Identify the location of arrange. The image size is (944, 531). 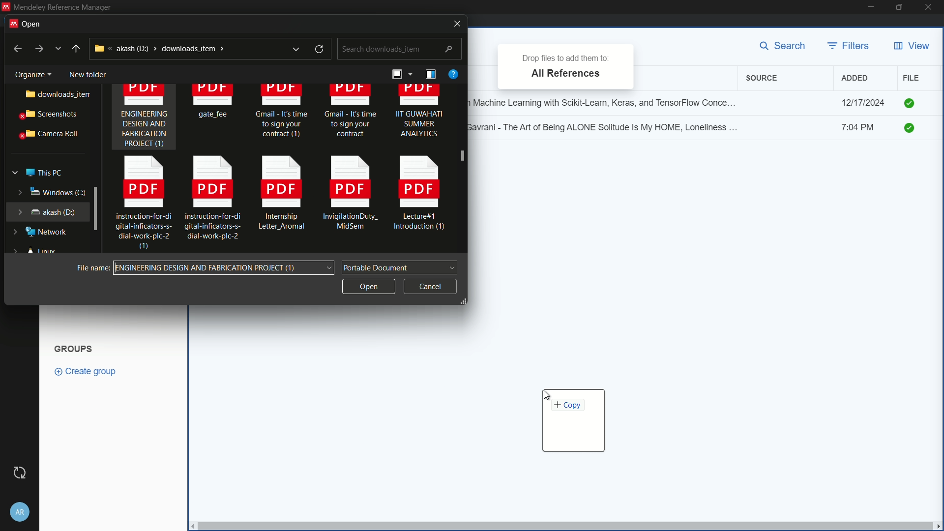
(400, 76).